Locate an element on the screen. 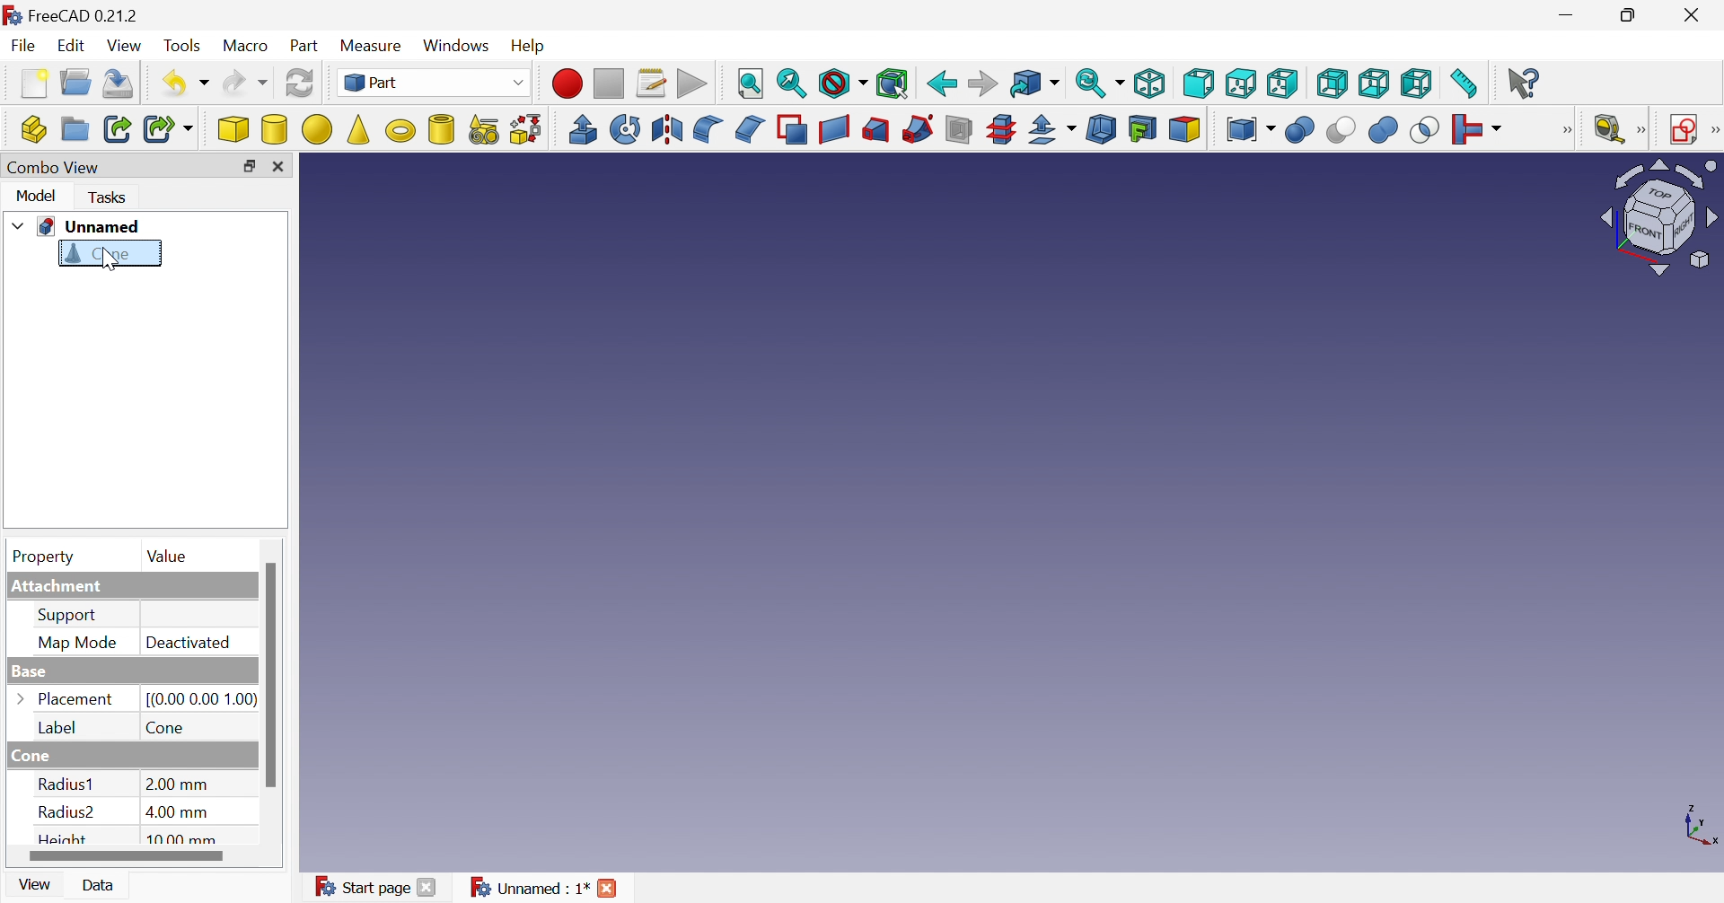  Create part is located at coordinates (33, 129).